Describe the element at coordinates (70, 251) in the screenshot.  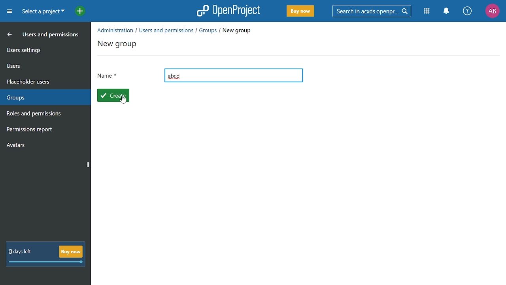
I see `Buy now` at that location.